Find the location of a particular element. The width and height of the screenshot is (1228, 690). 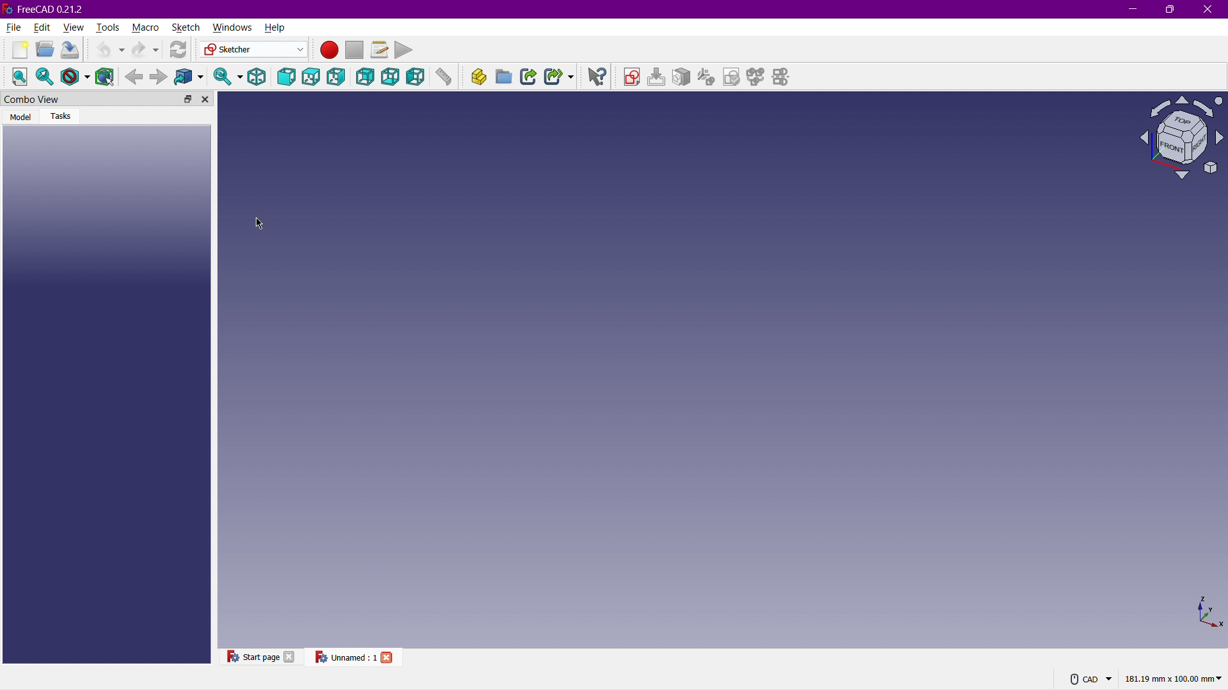

Open is located at coordinates (46, 49).